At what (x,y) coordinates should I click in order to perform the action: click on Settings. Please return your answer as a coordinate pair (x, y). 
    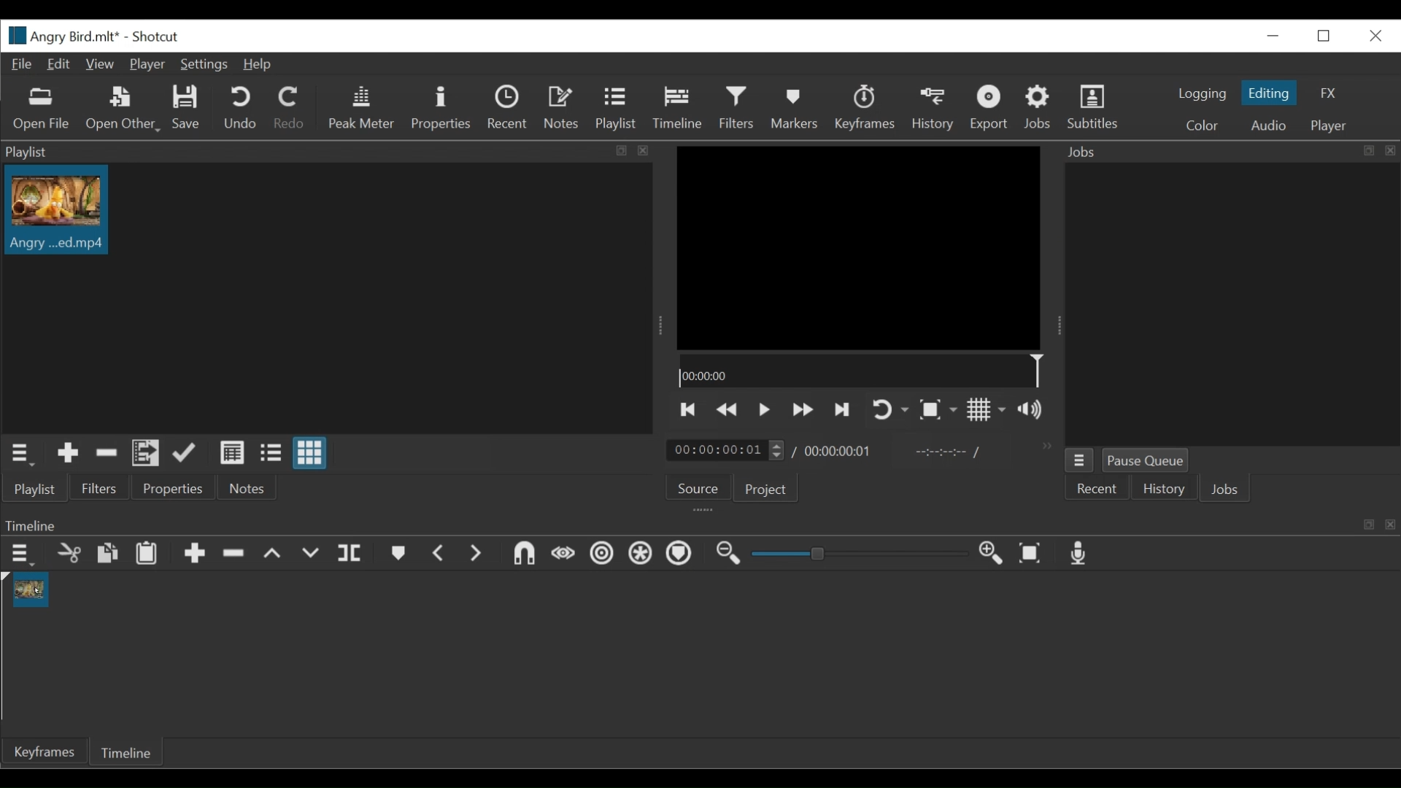
    Looking at the image, I should click on (204, 65).